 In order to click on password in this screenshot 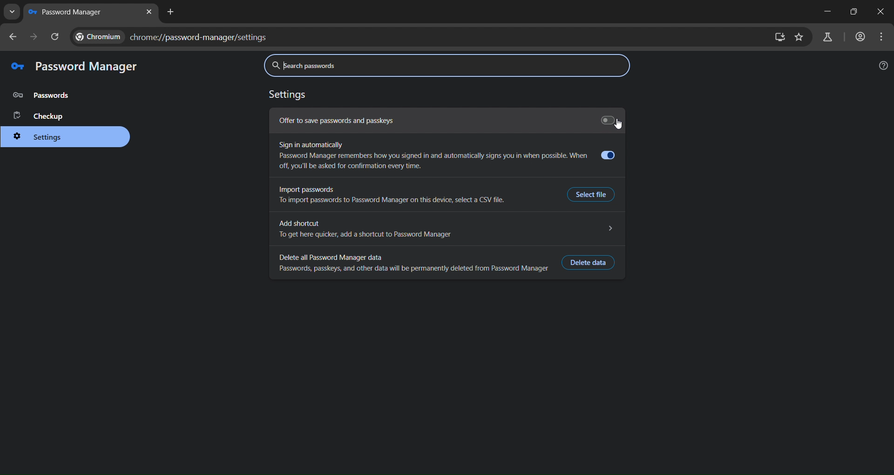, I will do `click(60, 96)`.